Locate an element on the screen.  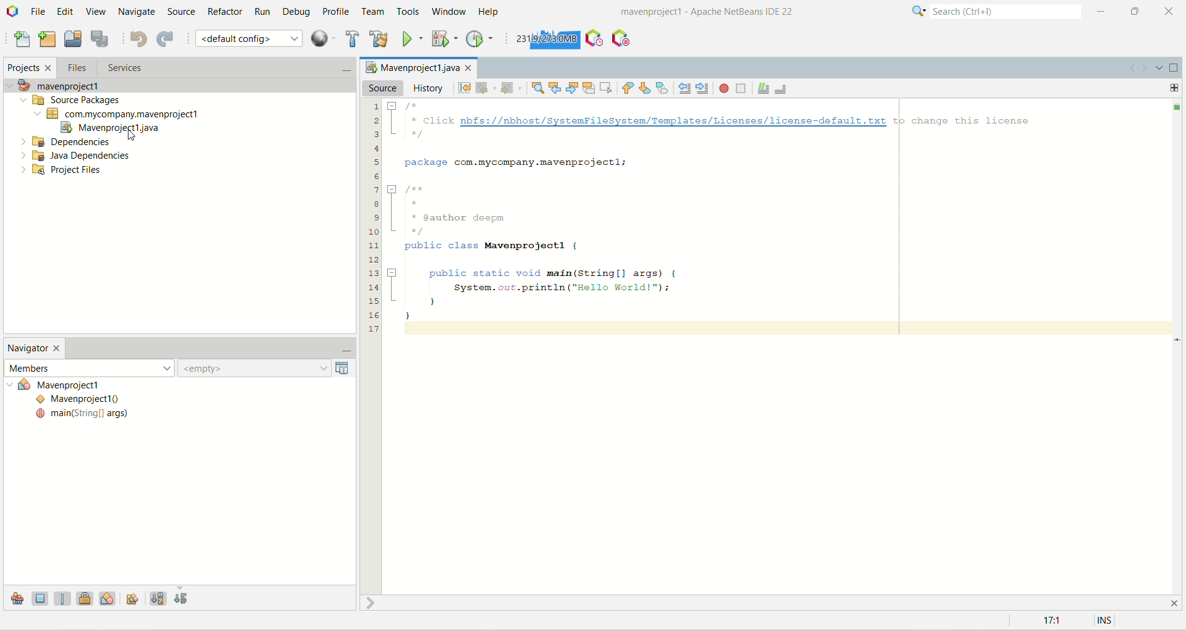
lines of code is located at coordinates (373, 216).